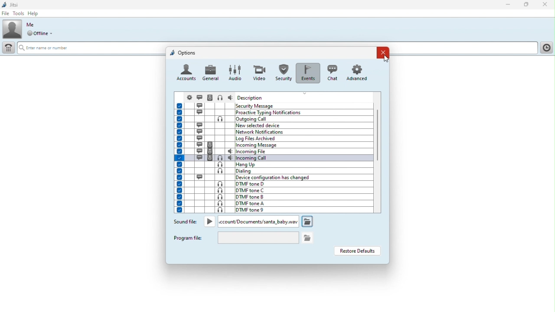 Image resolution: width=555 pixels, height=312 pixels. I want to click on Events and description, so click(274, 105).